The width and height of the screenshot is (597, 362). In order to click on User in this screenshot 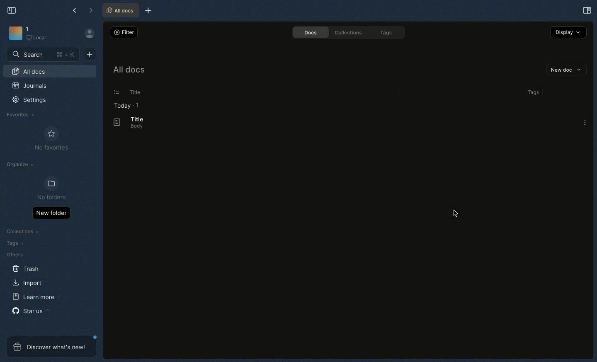, I will do `click(93, 34)`.